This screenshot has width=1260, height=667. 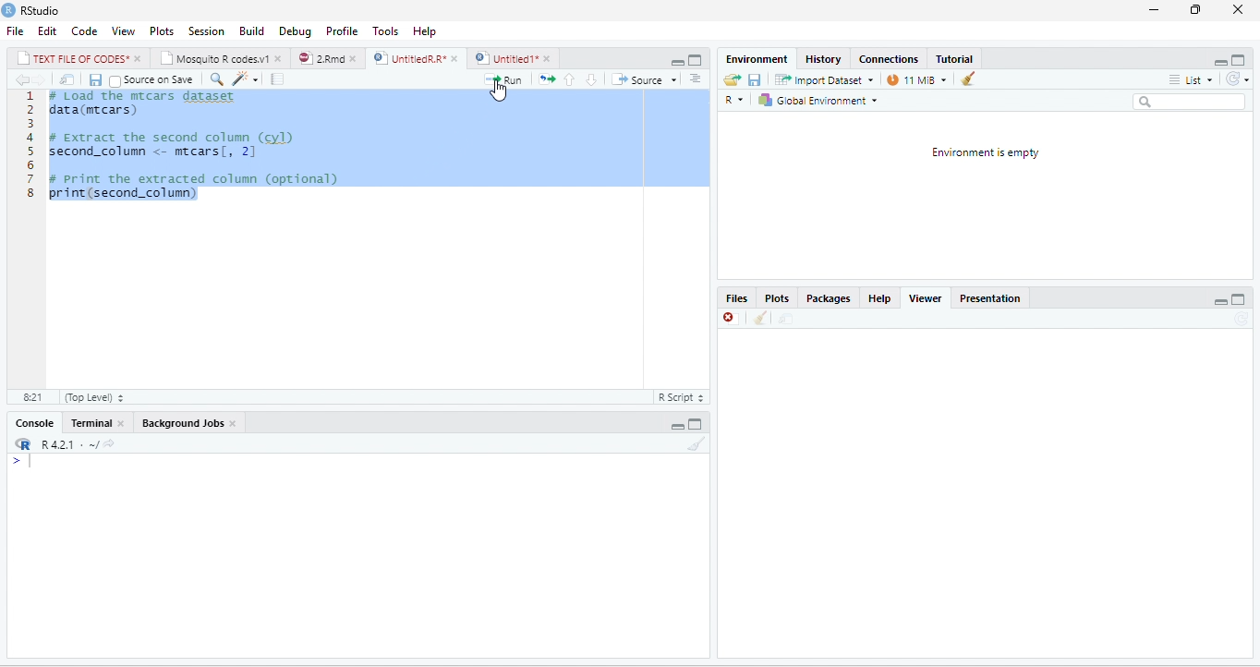 What do you see at coordinates (355, 556) in the screenshot?
I see `display` at bounding box center [355, 556].